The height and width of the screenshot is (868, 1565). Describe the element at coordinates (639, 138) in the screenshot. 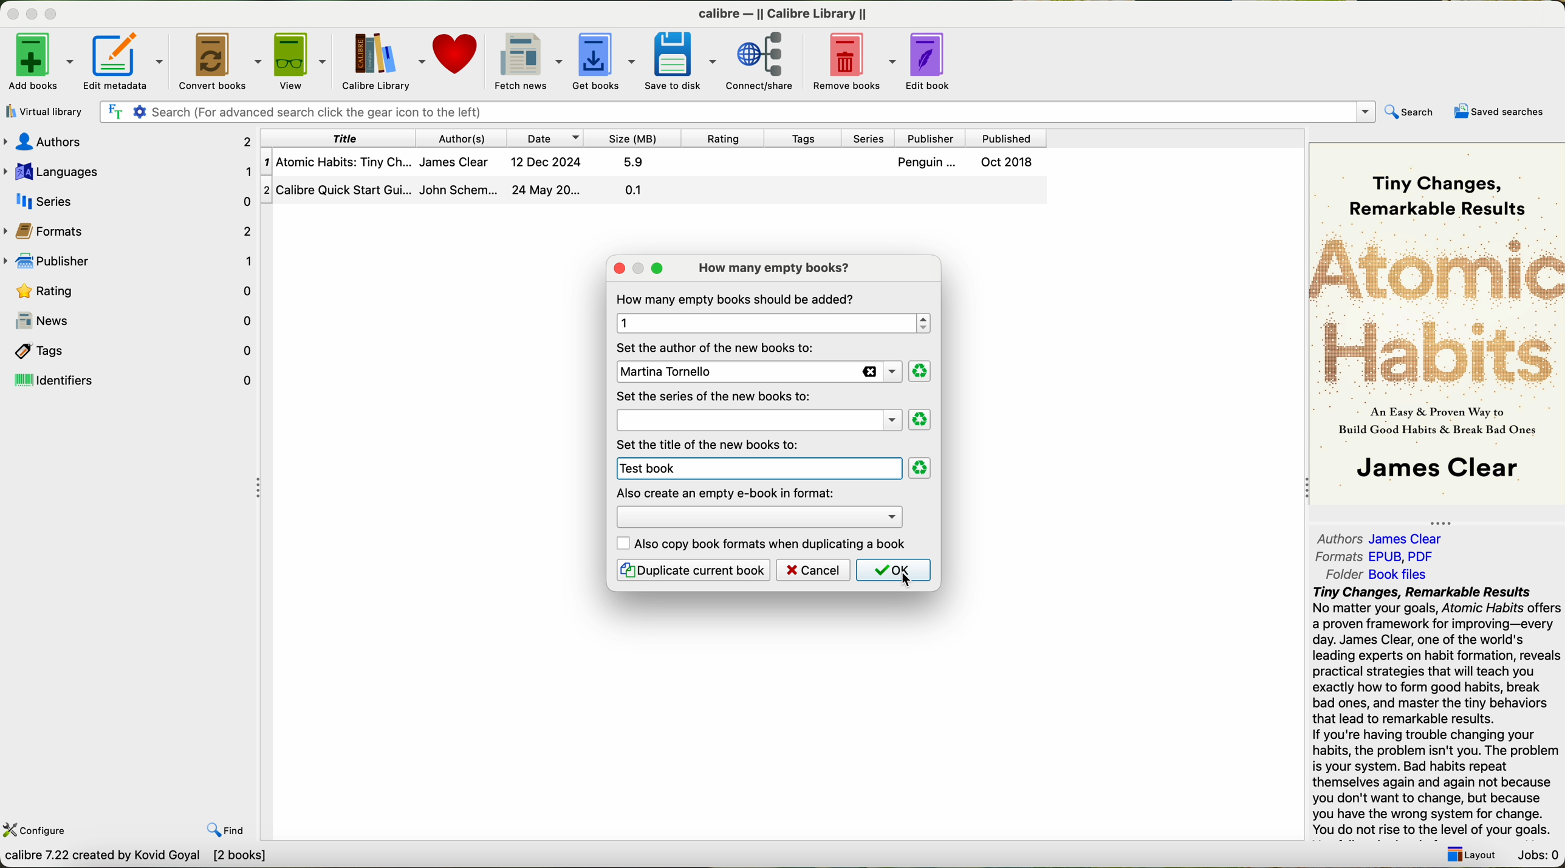

I see `size` at that location.